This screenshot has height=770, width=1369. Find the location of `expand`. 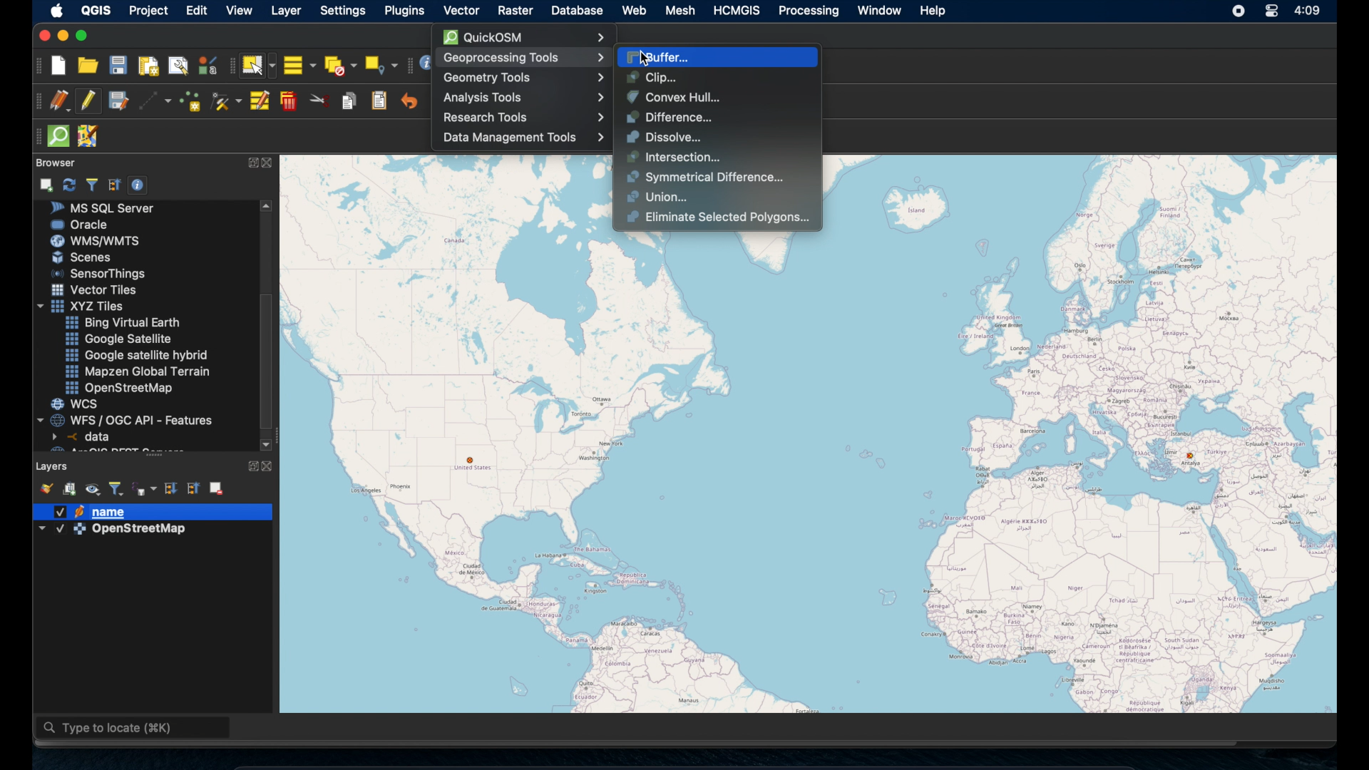

expand is located at coordinates (251, 162).